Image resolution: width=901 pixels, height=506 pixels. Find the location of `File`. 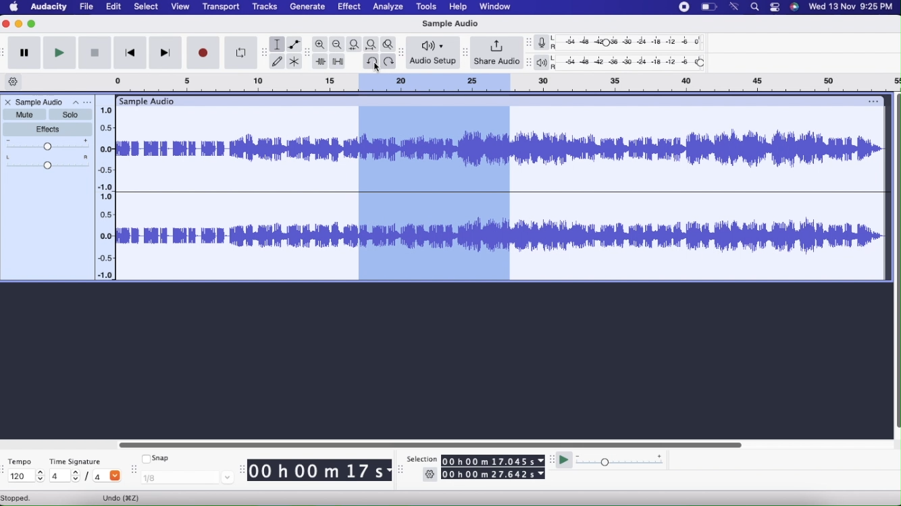

File is located at coordinates (87, 7).